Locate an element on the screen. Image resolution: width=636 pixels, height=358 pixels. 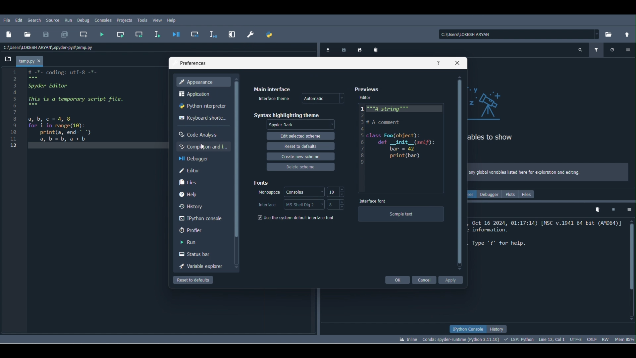
Encoding is located at coordinates (576, 338).